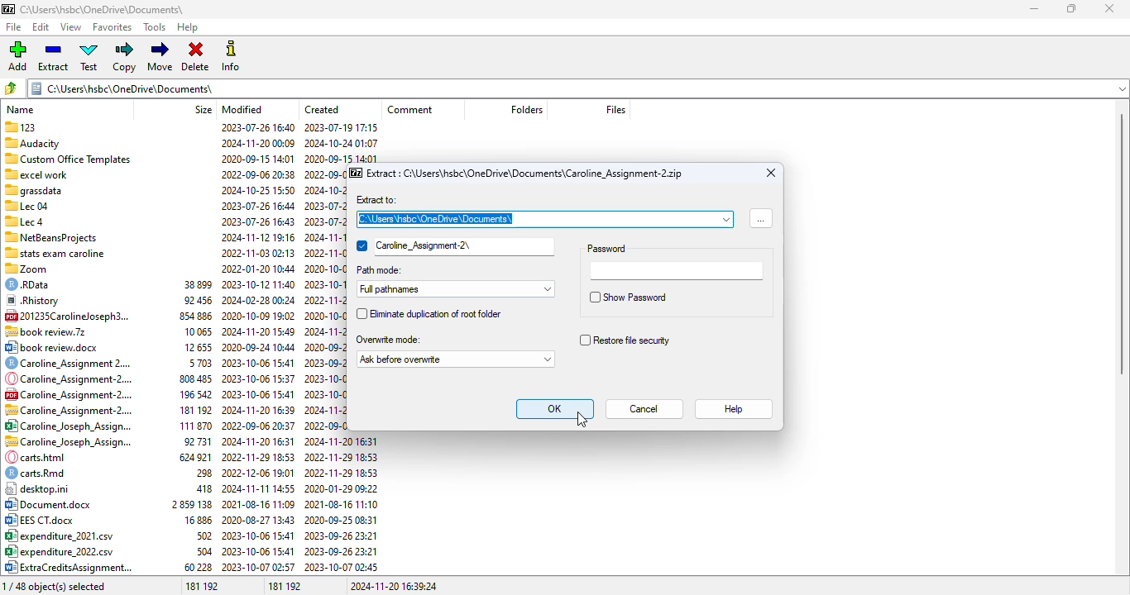 This screenshot has width=1130, height=595. I want to click on folder, so click(454, 247).